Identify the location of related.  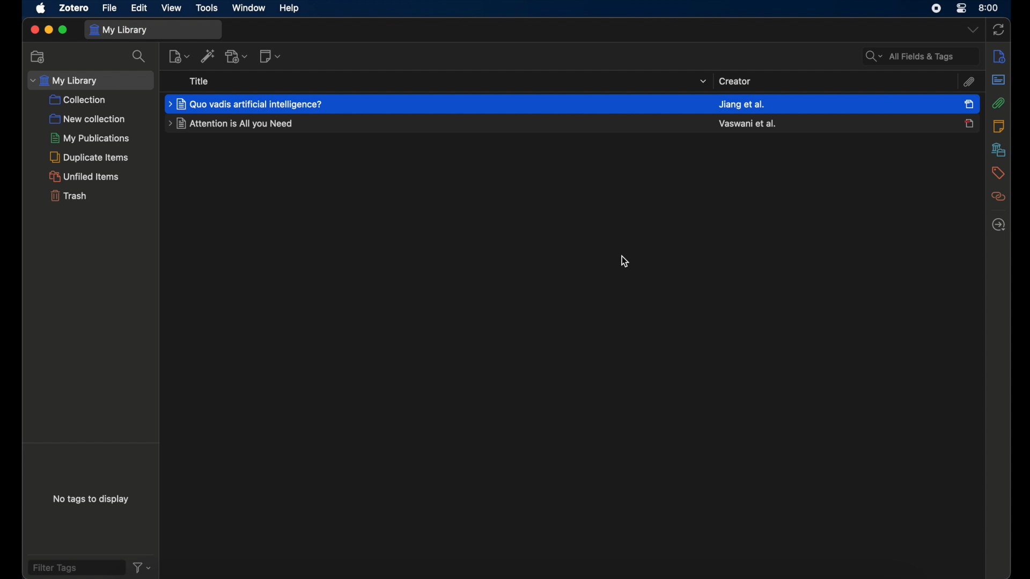
(997, 197).